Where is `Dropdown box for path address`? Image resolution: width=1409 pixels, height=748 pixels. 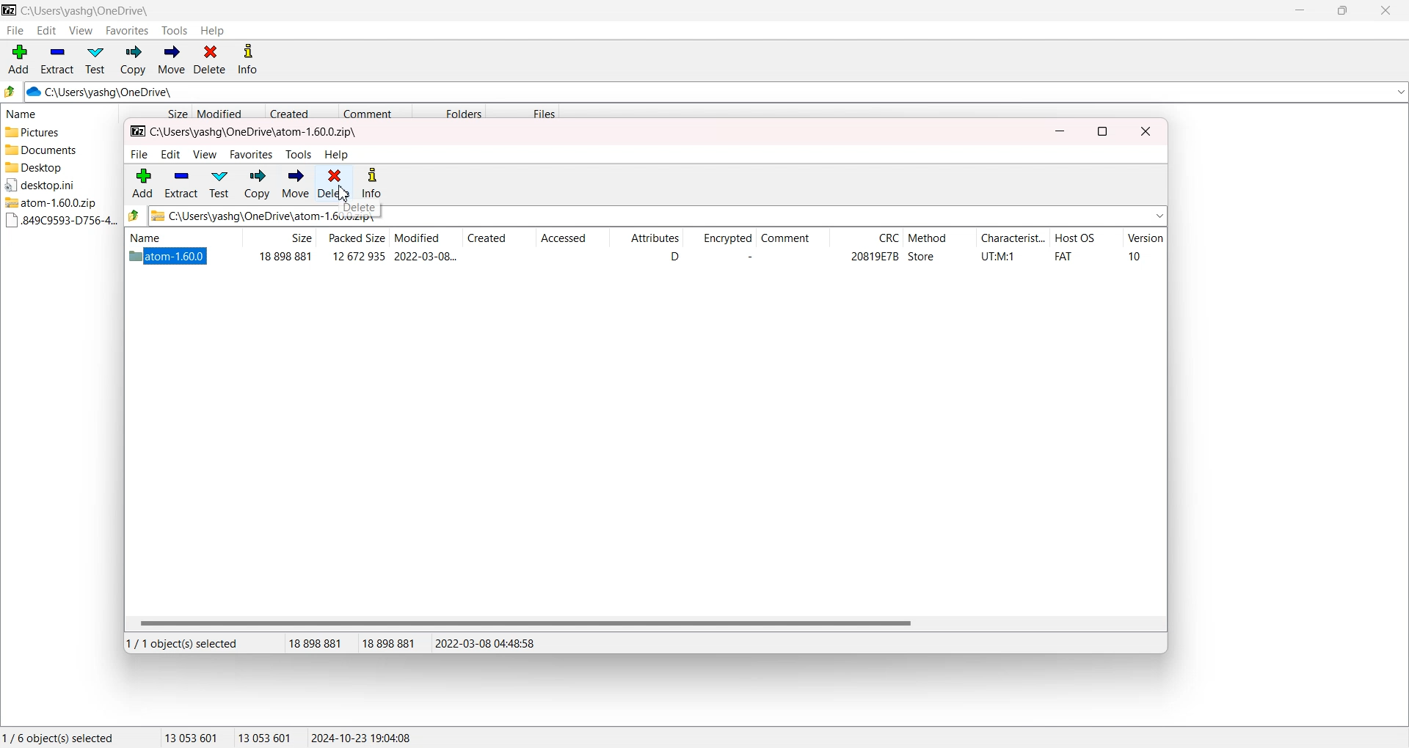
Dropdown box for path address is located at coordinates (1399, 92).